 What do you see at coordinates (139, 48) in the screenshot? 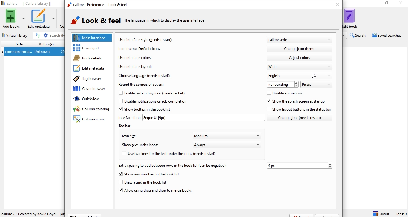
I see `icon theme: default icons` at bounding box center [139, 48].